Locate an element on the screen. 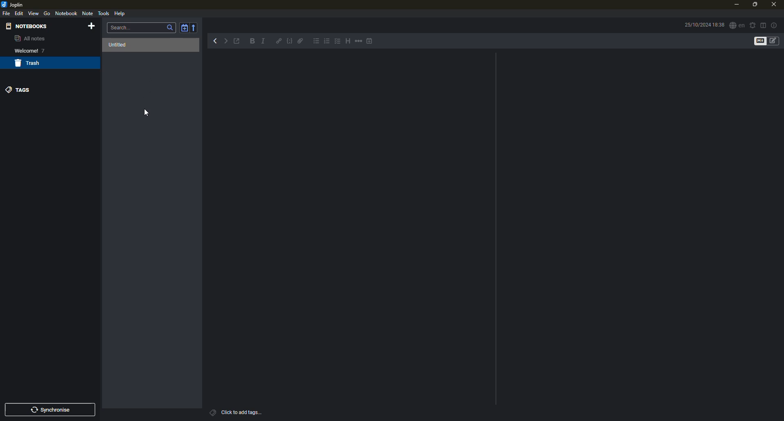  search is located at coordinates (122, 27).